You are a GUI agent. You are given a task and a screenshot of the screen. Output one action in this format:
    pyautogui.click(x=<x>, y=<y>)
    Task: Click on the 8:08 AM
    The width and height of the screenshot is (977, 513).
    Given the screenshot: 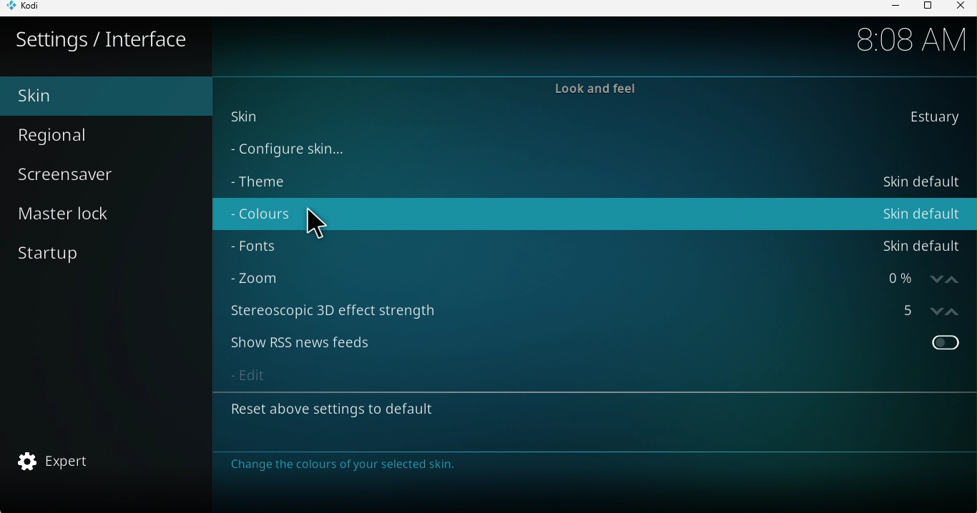 What is the action you would take?
    pyautogui.click(x=901, y=38)
    